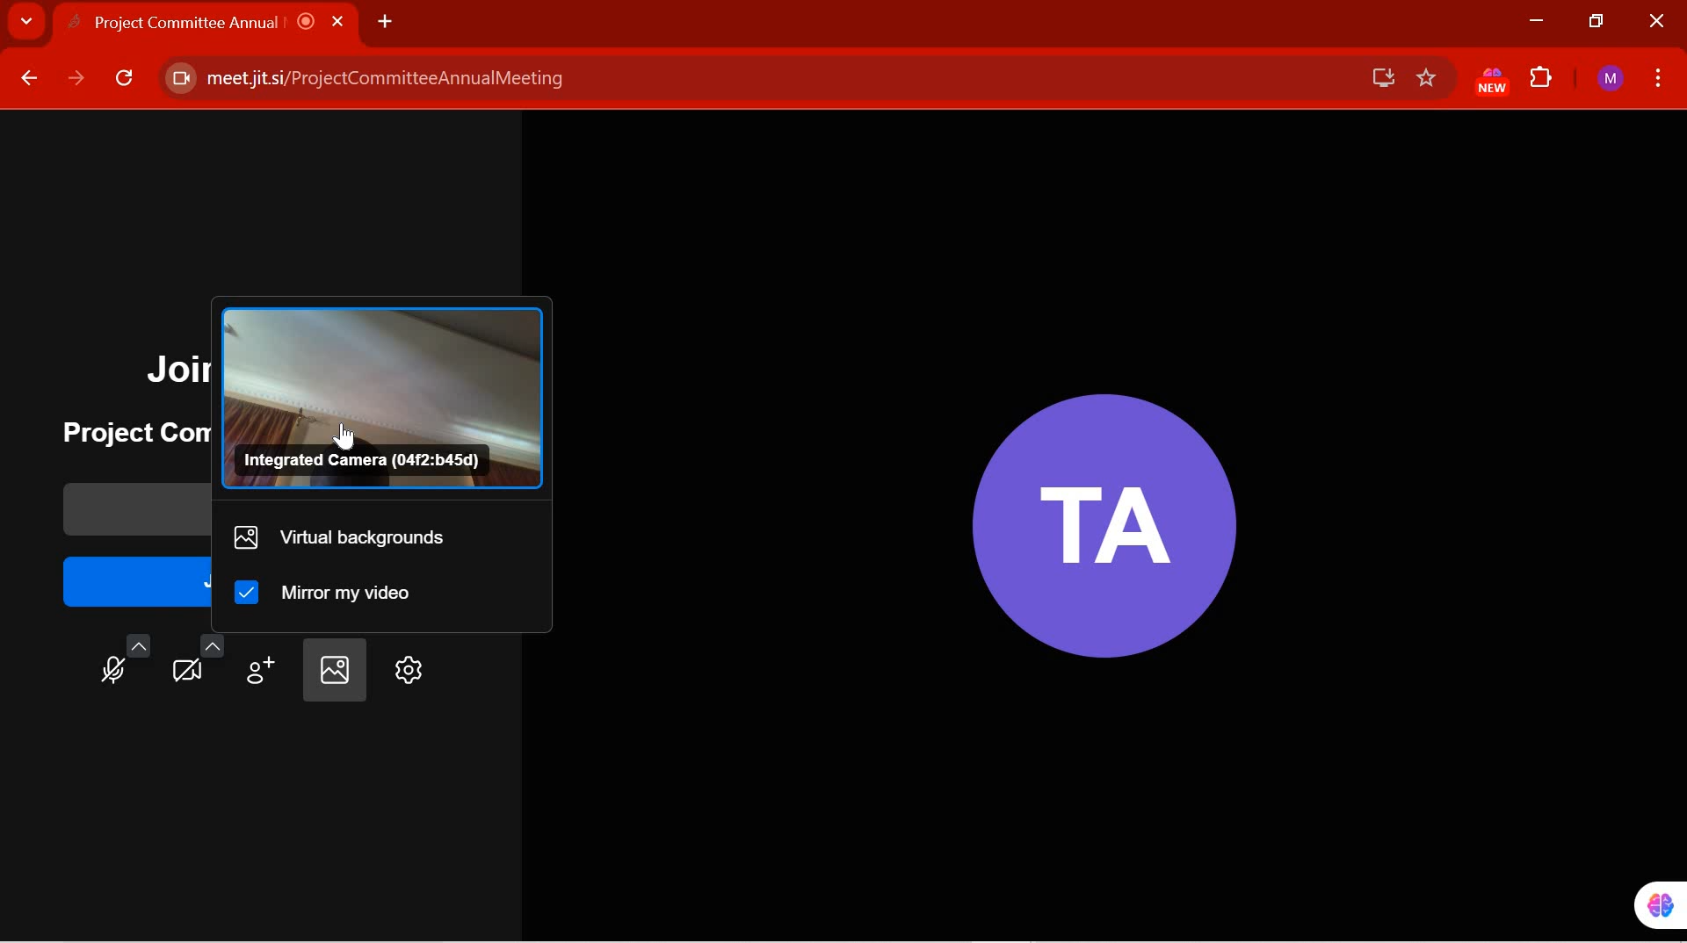 Image resolution: width=1687 pixels, height=943 pixels. I want to click on ACCOUNT NAME, so click(1611, 80).